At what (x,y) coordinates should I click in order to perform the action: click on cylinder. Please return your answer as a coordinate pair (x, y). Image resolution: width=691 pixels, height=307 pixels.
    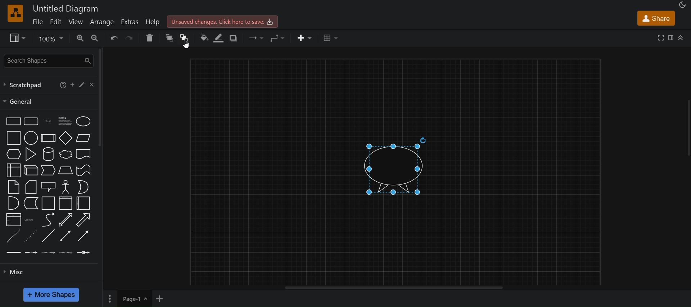
    Looking at the image, I should click on (48, 154).